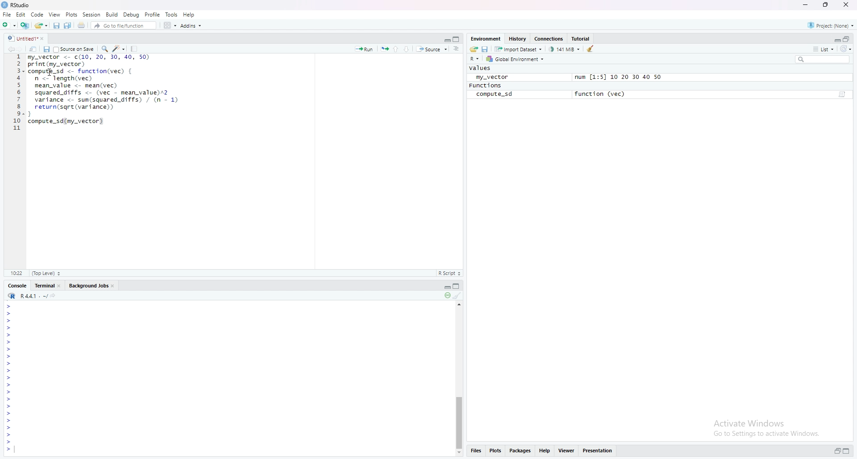 This screenshot has width=857, height=459. I want to click on Go to next section/Chunk (Ctrl + pdDn), so click(408, 48).